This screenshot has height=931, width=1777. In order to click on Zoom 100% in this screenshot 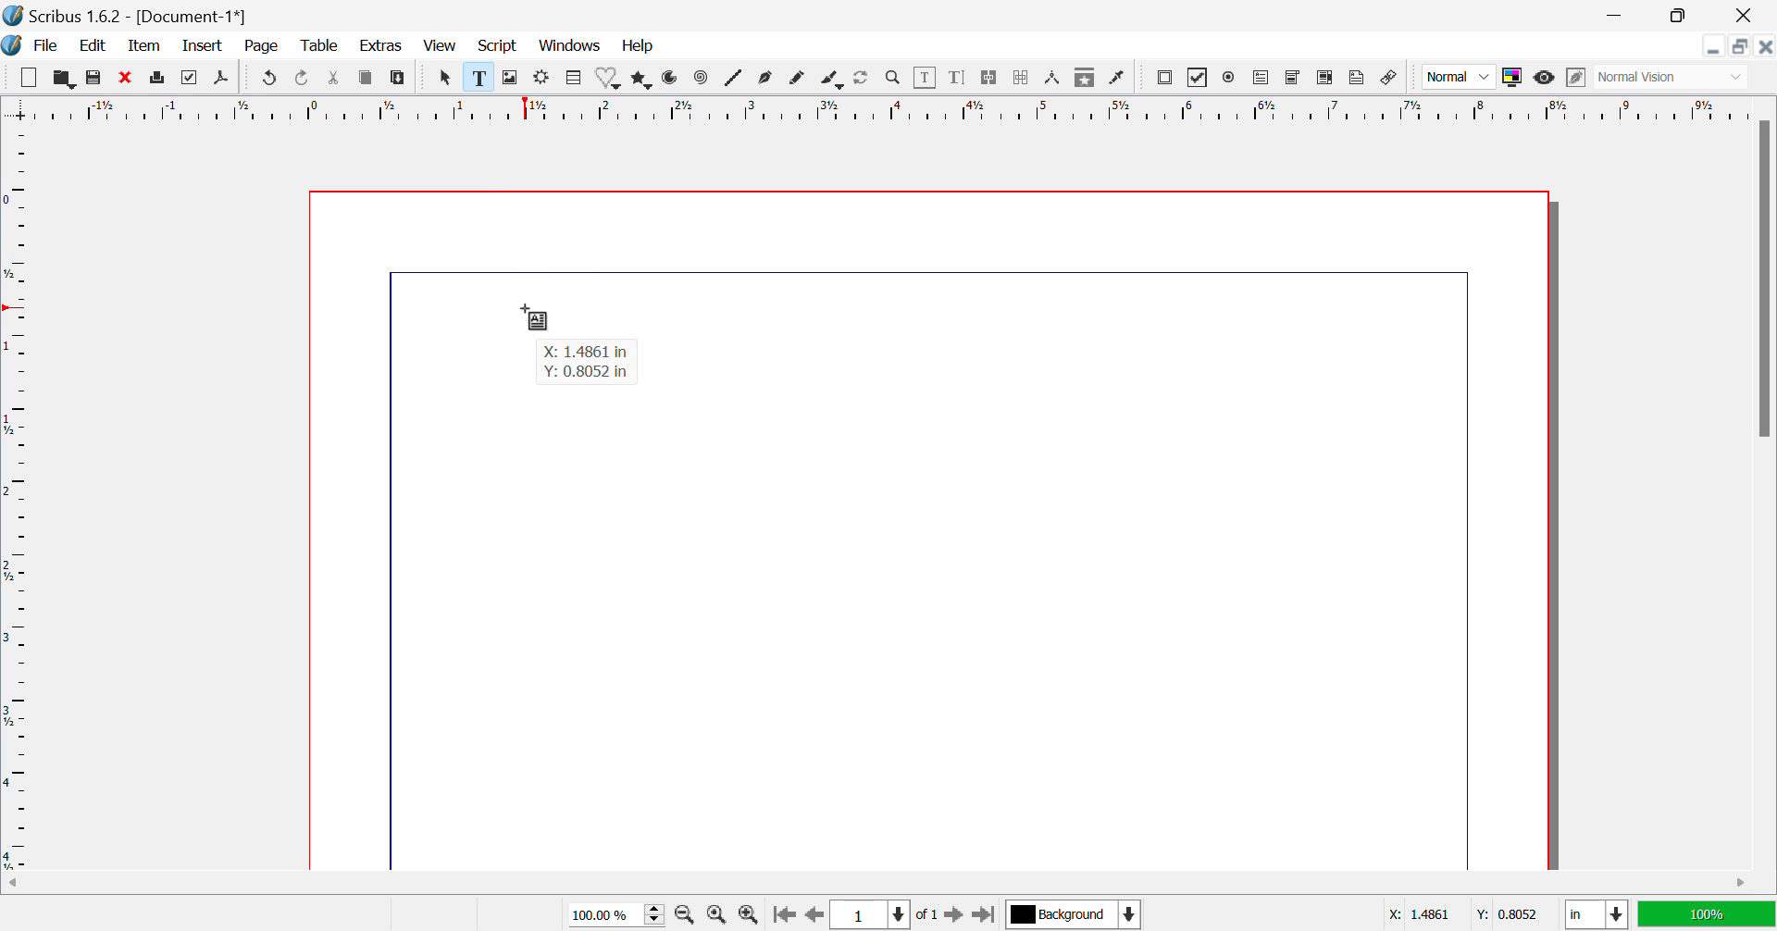, I will do `click(618, 913)`.